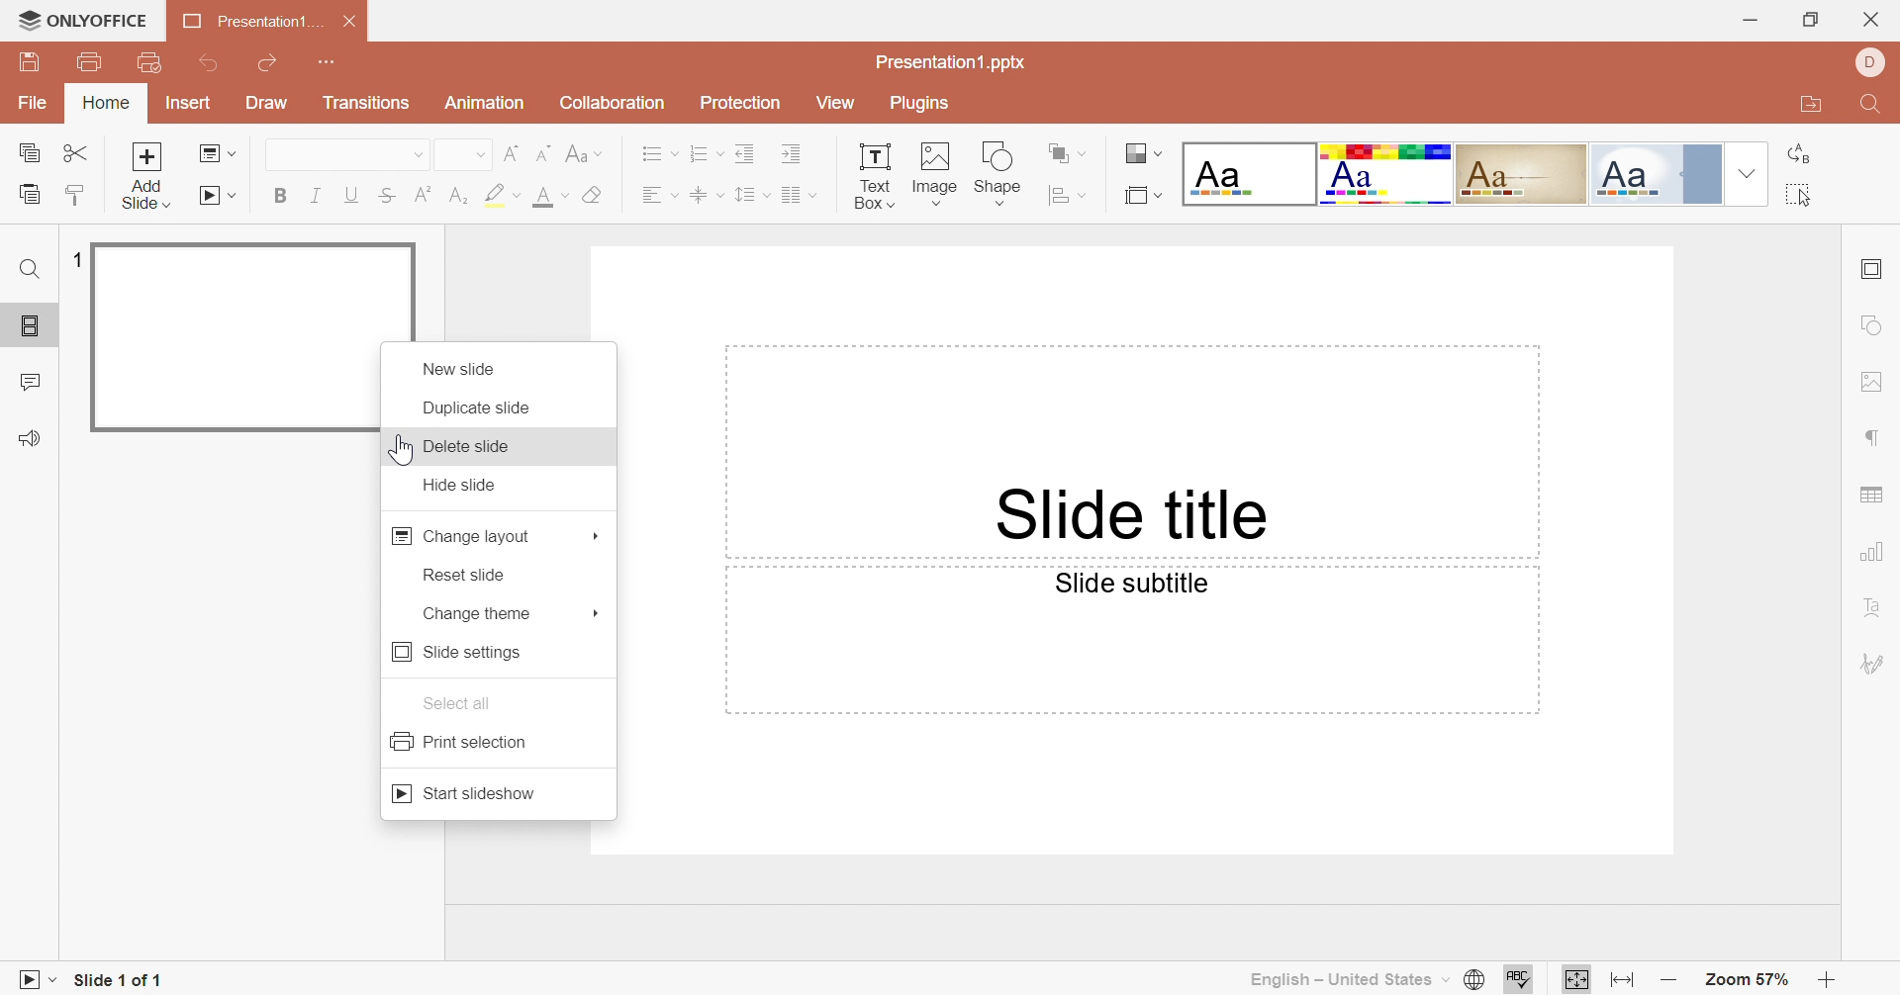  I want to click on Insert column, so click(791, 198).